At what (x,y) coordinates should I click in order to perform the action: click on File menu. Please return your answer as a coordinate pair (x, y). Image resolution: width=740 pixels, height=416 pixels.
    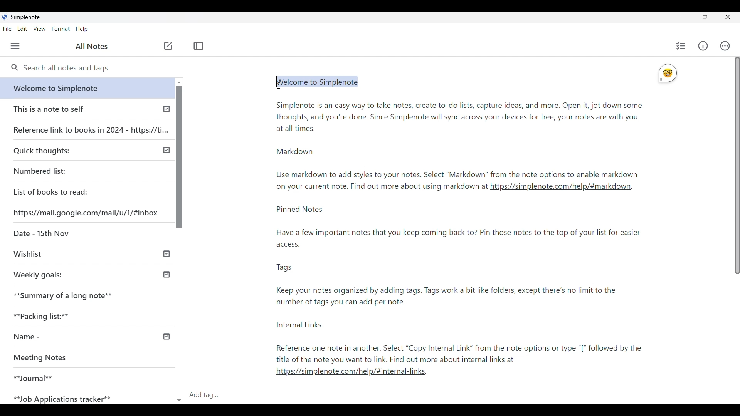
    Looking at the image, I should click on (8, 29).